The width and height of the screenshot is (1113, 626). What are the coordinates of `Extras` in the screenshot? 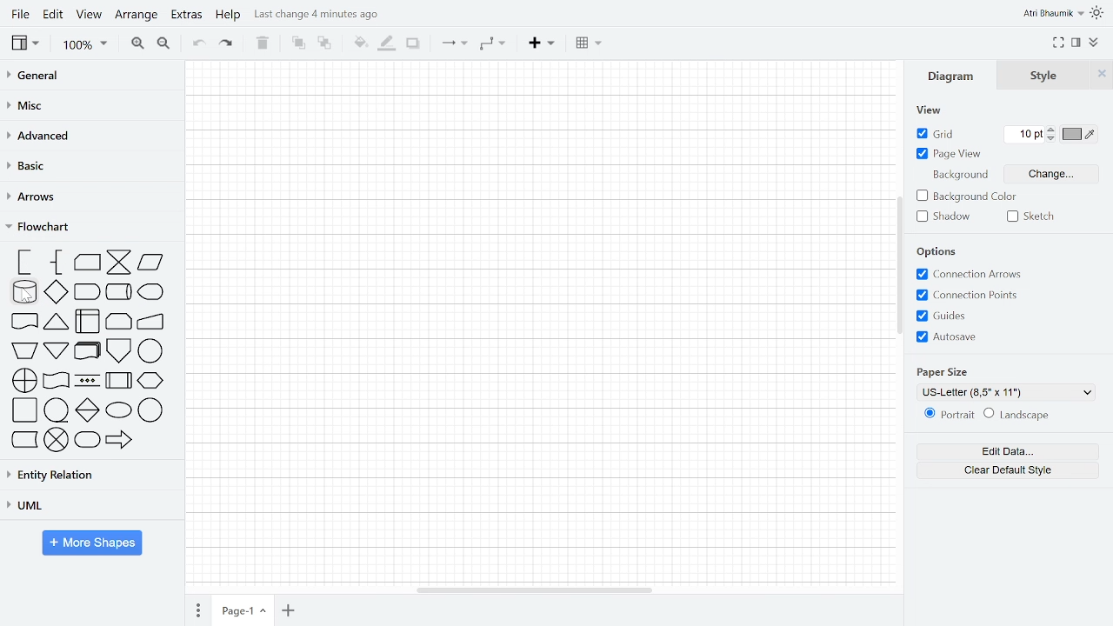 It's located at (186, 17).